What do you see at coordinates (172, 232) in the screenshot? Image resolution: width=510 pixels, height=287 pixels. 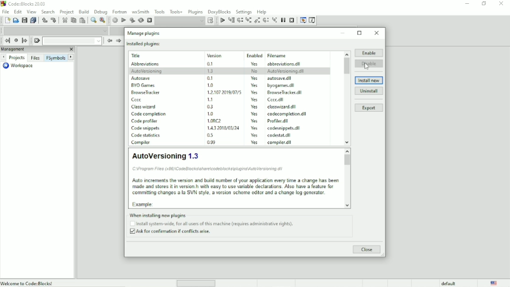 I see `Ask for confirmation if conflicts arise.` at bounding box center [172, 232].